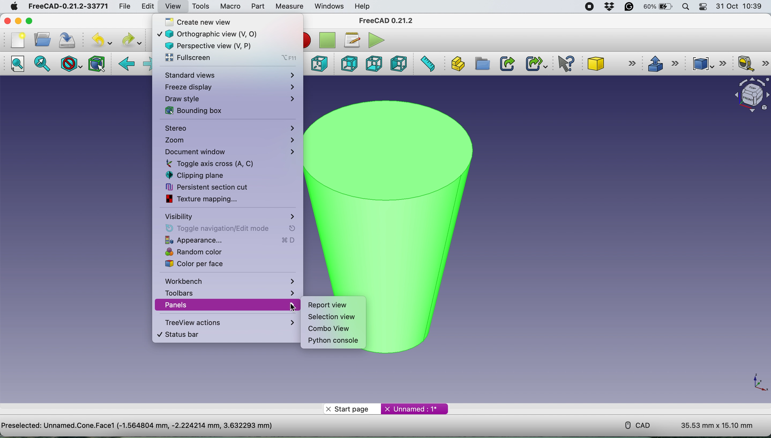 This screenshot has height=438, width=771. What do you see at coordinates (292, 306) in the screenshot?
I see `cursor ` at bounding box center [292, 306].